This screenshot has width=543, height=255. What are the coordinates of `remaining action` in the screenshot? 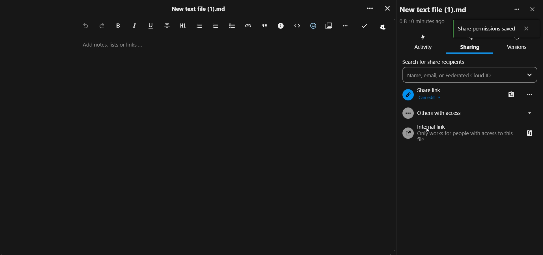 It's located at (345, 25).